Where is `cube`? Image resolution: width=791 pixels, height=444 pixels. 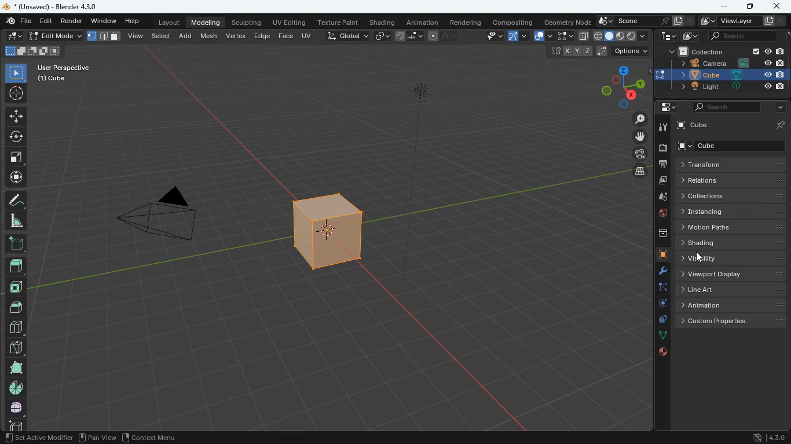
cube is located at coordinates (728, 74).